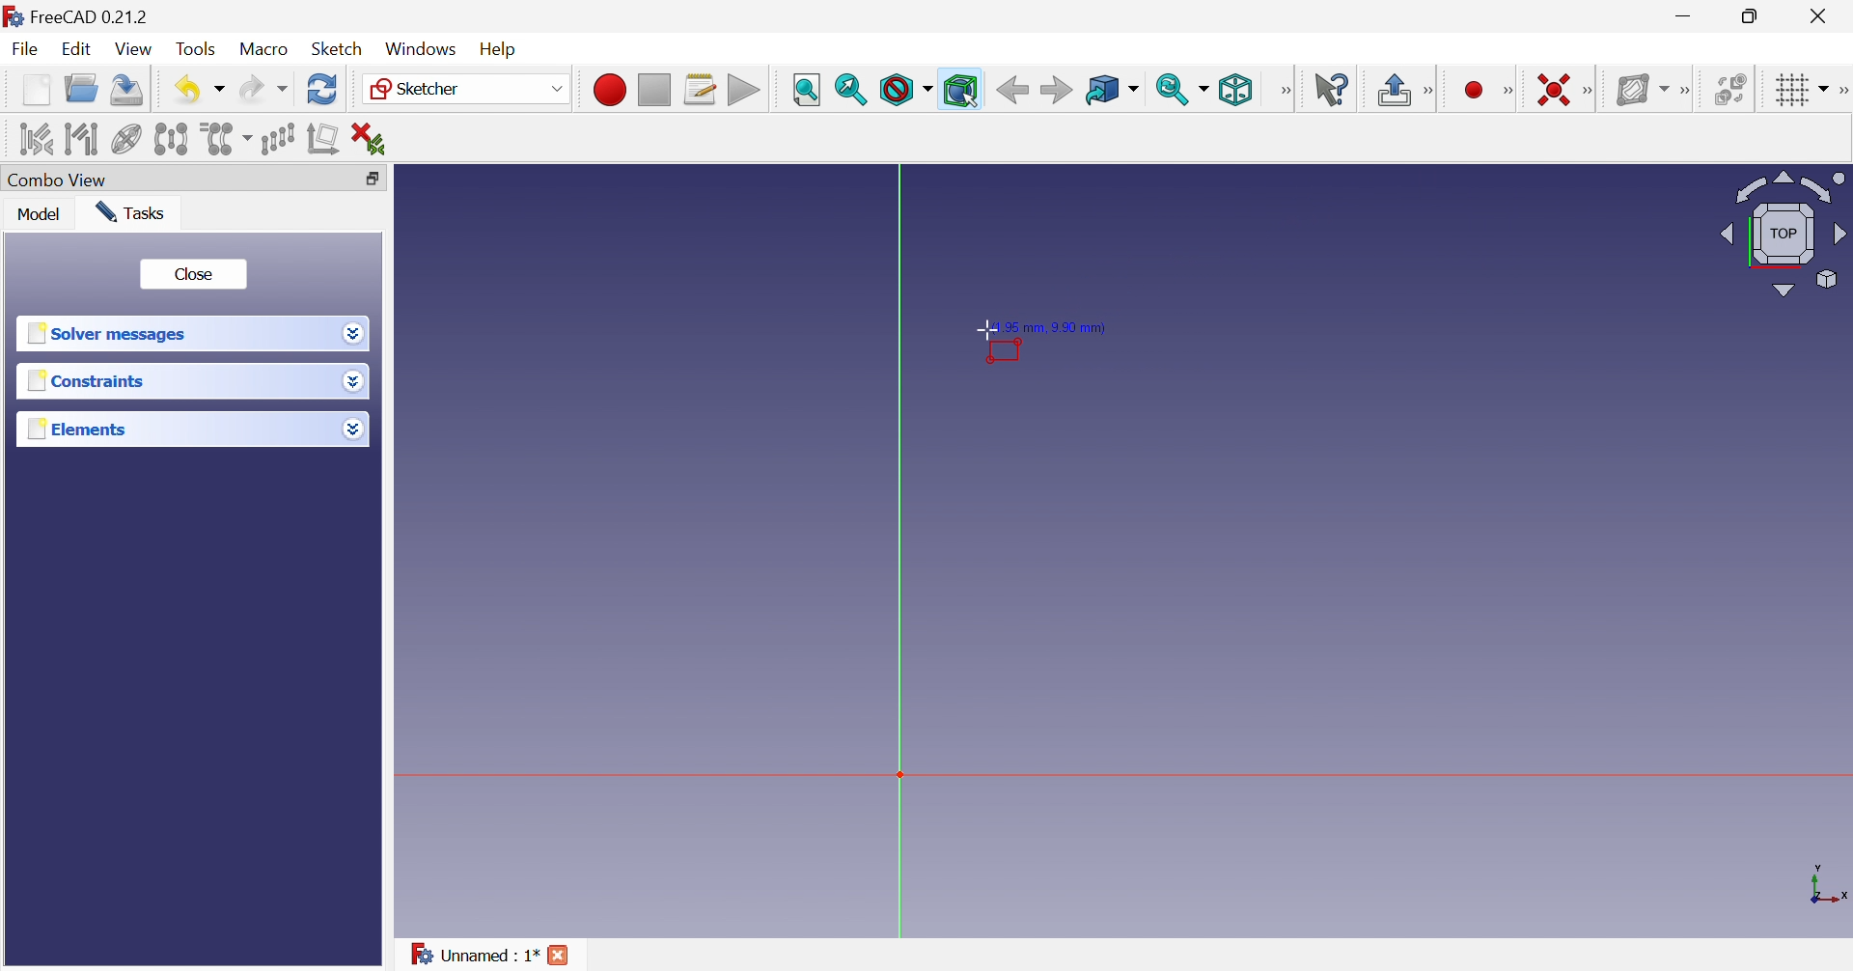 The height and width of the screenshot is (971, 1853). Describe the element at coordinates (82, 89) in the screenshot. I see `Open` at that location.